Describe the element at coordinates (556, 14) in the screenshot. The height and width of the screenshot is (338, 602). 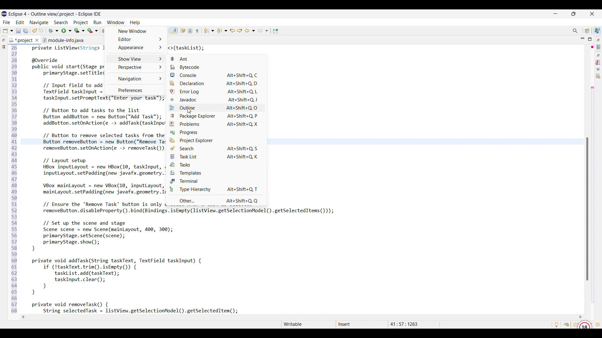
I see `Minimize` at that location.